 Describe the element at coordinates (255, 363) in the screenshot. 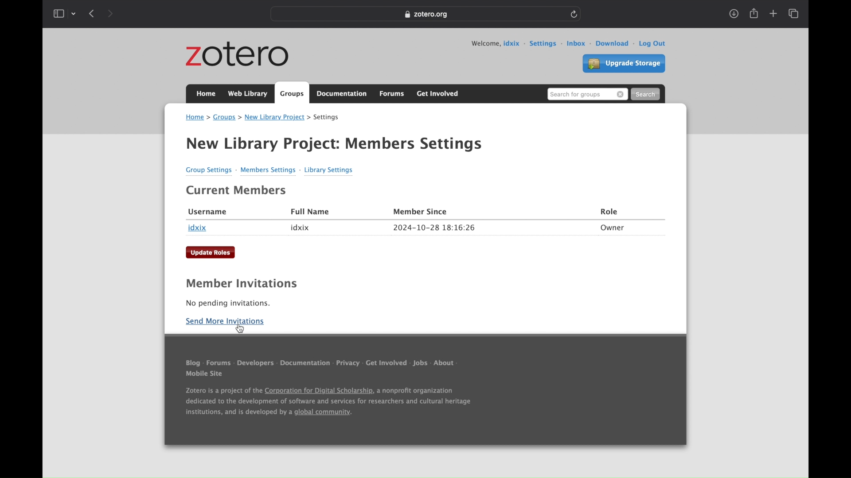

I see `developers` at that location.